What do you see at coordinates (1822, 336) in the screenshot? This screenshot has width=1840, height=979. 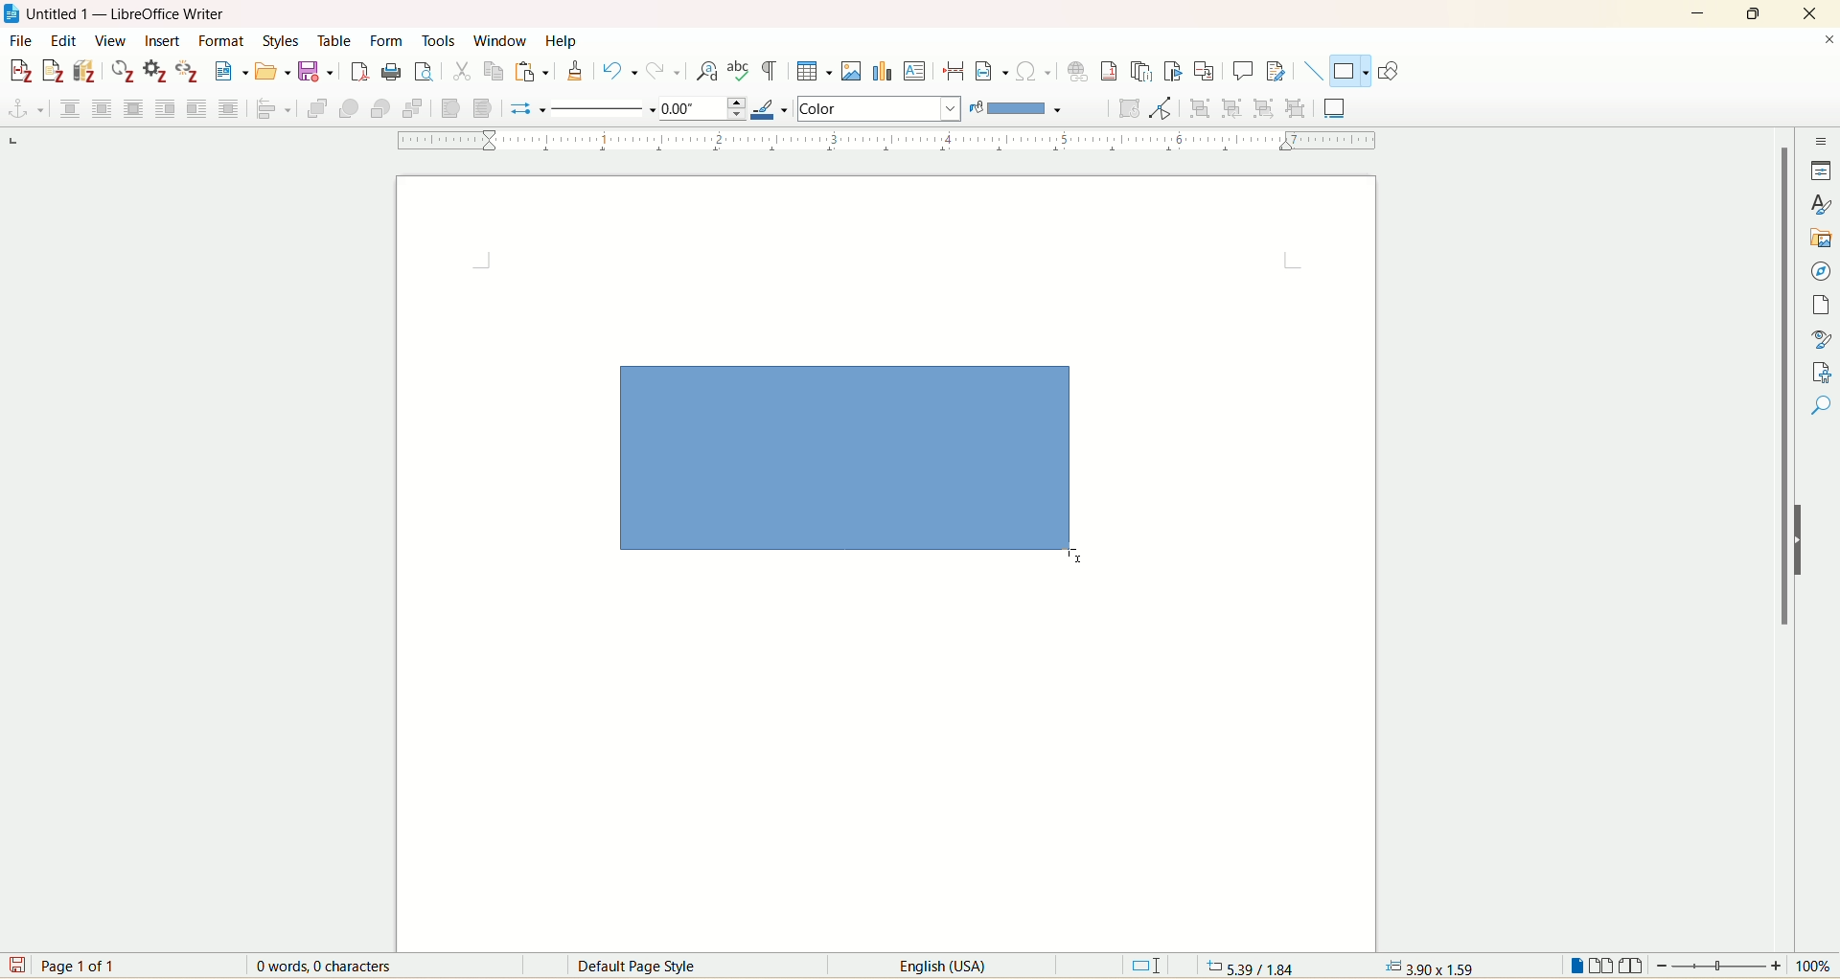 I see `style inspector` at bounding box center [1822, 336].